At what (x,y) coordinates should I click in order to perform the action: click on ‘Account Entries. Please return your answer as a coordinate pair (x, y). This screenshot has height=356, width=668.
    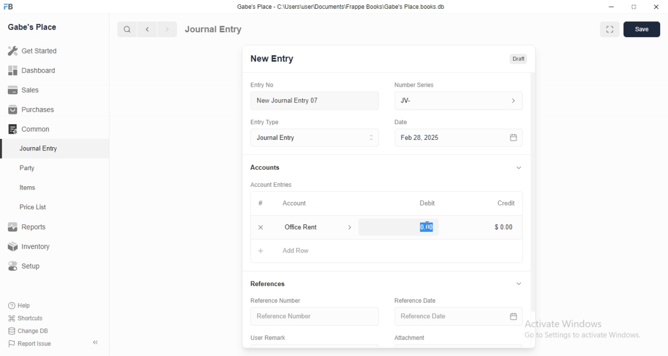
    Looking at the image, I should click on (272, 184).